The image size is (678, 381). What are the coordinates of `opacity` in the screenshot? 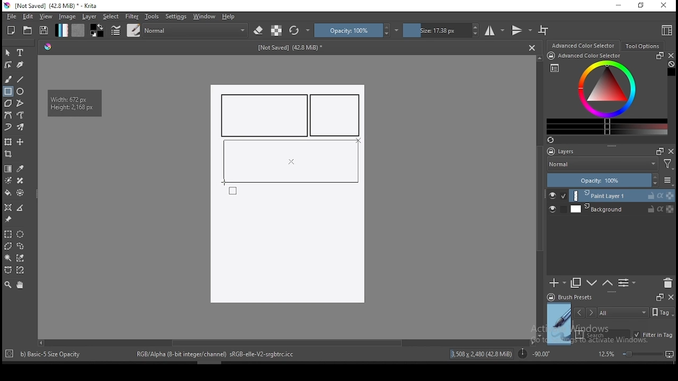 It's located at (356, 30).